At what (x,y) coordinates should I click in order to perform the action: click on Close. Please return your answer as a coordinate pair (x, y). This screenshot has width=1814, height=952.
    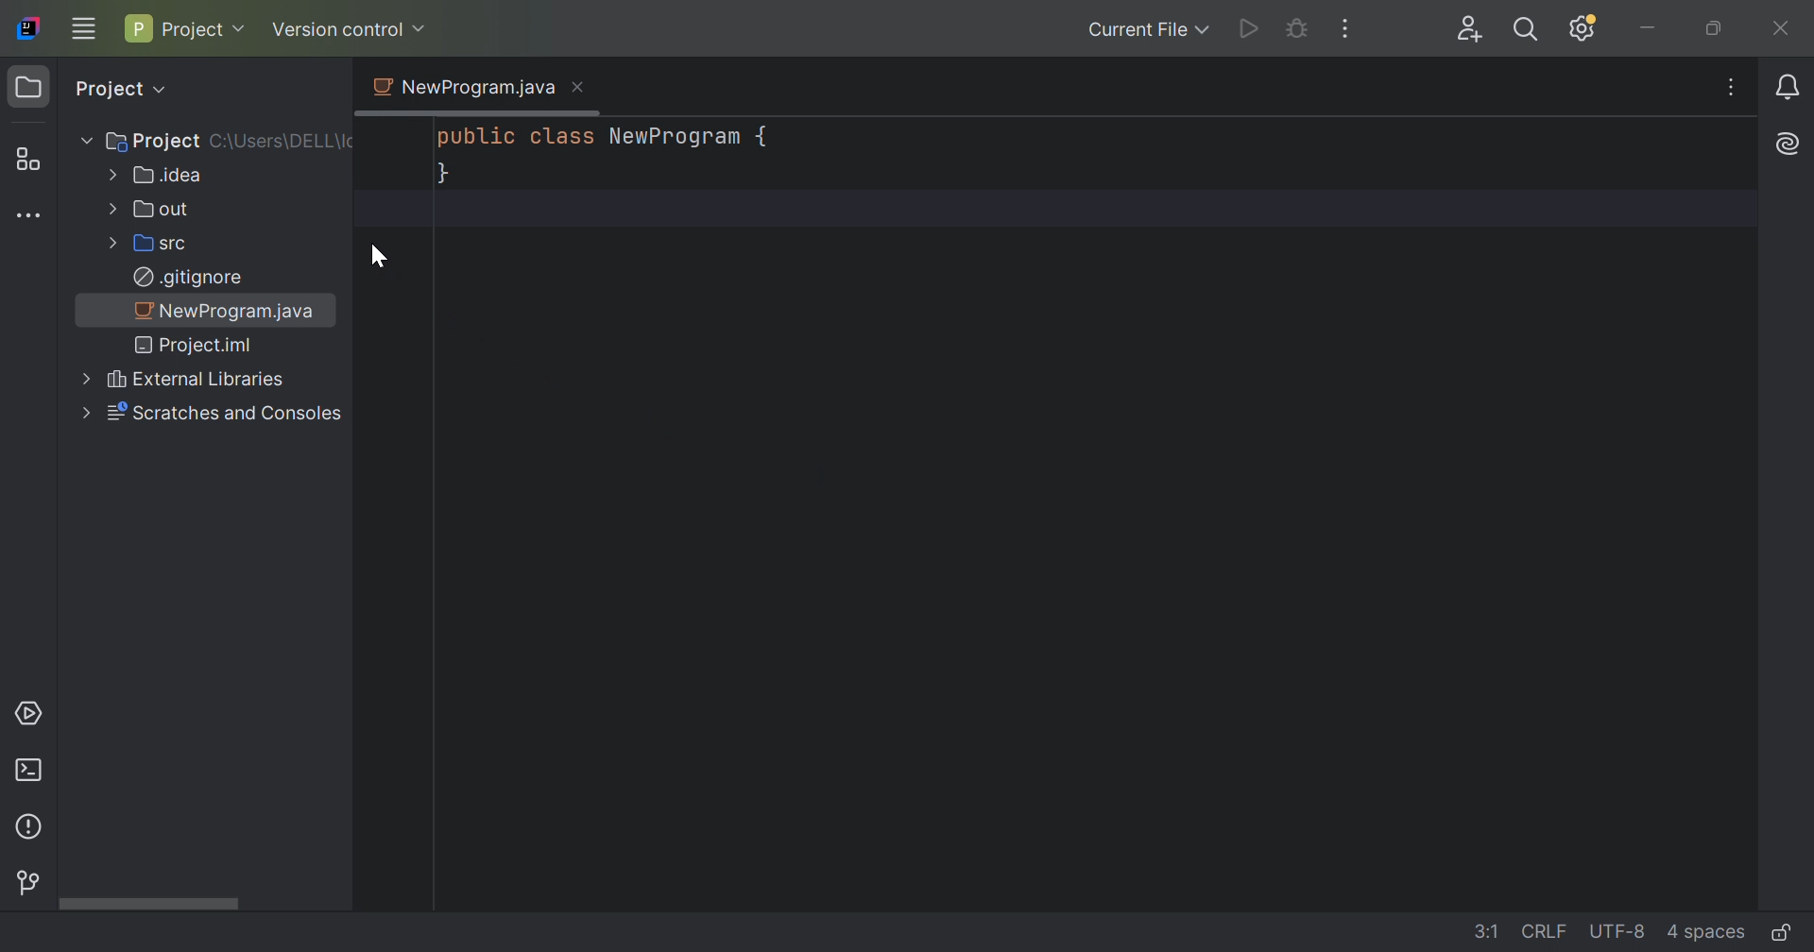
    Looking at the image, I should click on (1778, 35).